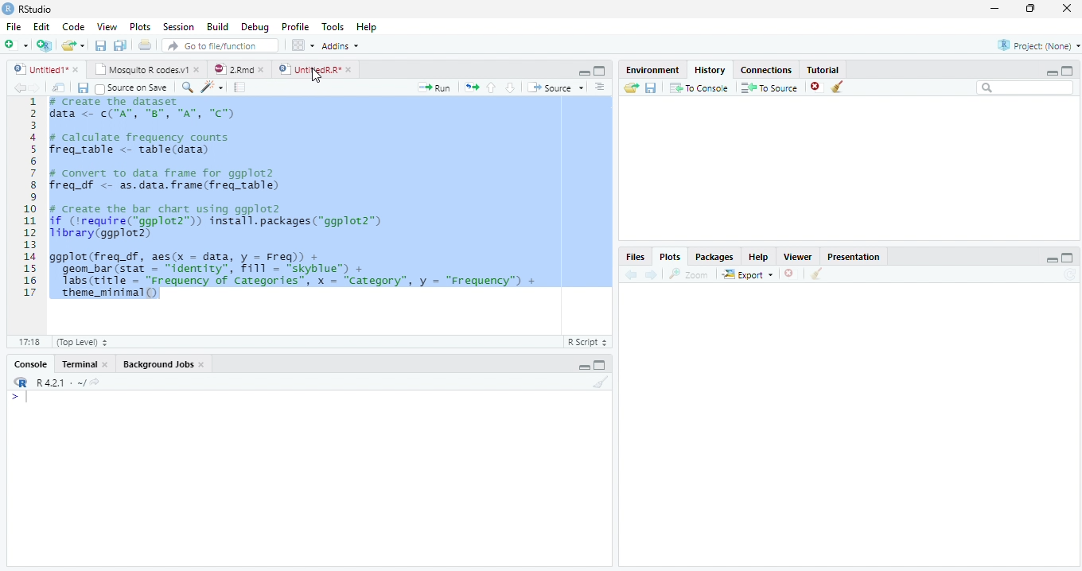 The height and width of the screenshot is (571, 1082). What do you see at coordinates (491, 87) in the screenshot?
I see `Go to the previous section` at bounding box center [491, 87].